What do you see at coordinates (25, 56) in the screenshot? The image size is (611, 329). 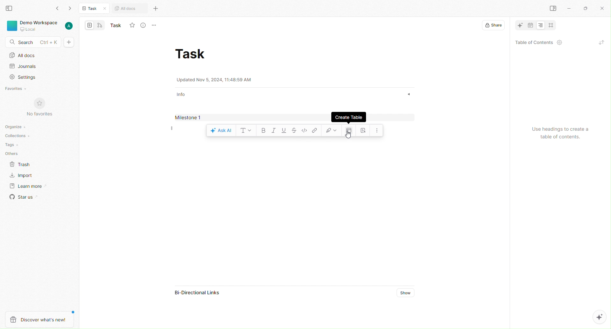 I see `All Docs` at bounding box center [25, 56].